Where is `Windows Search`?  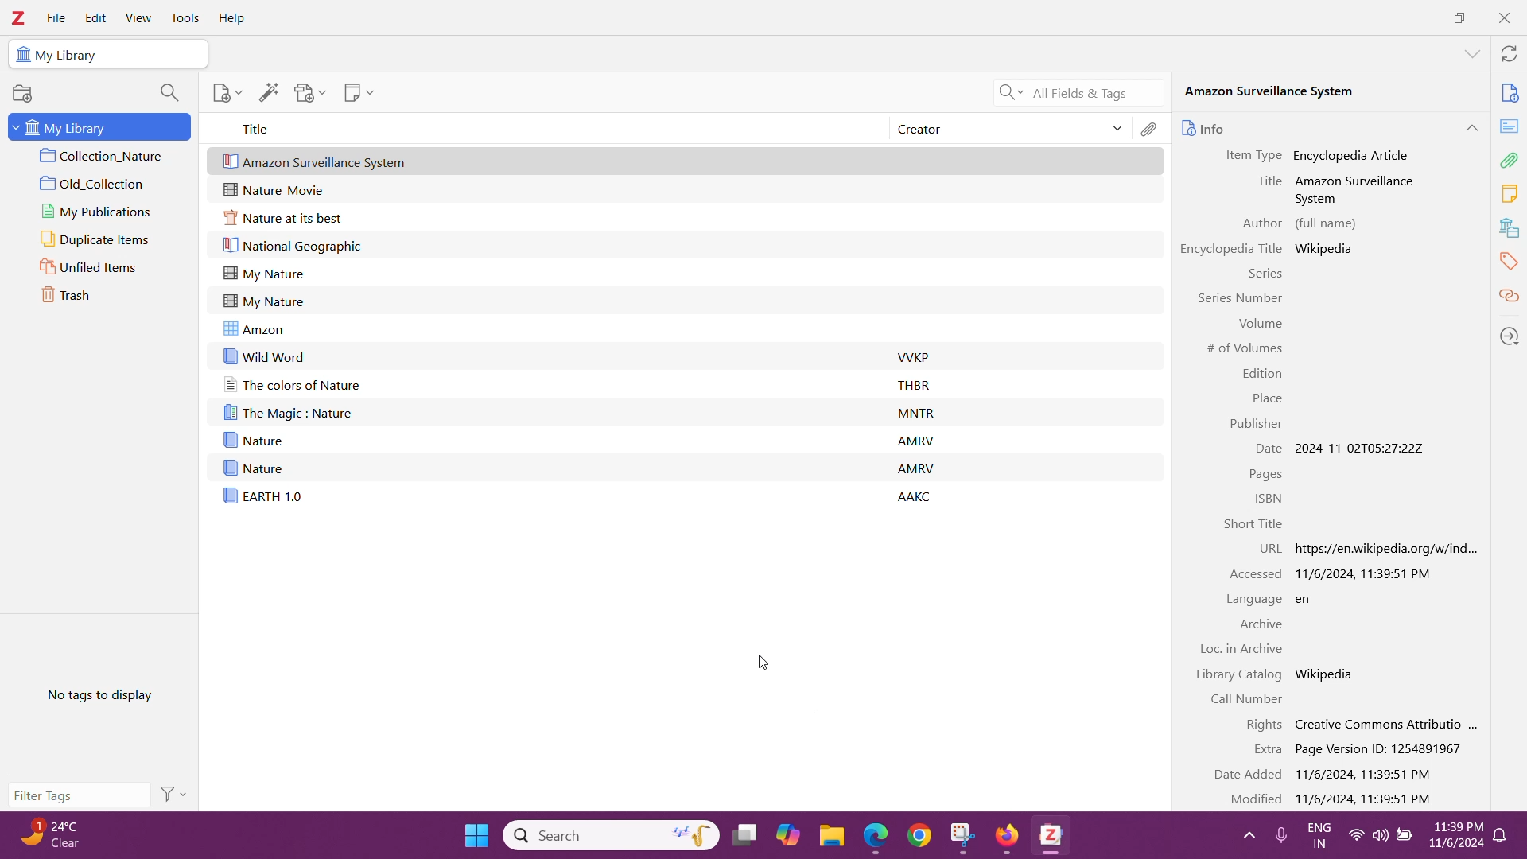
Windows Search is located at coordinates (609, 834).